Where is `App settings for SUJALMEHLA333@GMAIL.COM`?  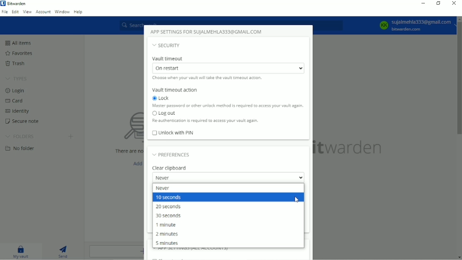 App settings for SUJALMEHLA333@GMAIL.COM is located at coordinates (209, 32).